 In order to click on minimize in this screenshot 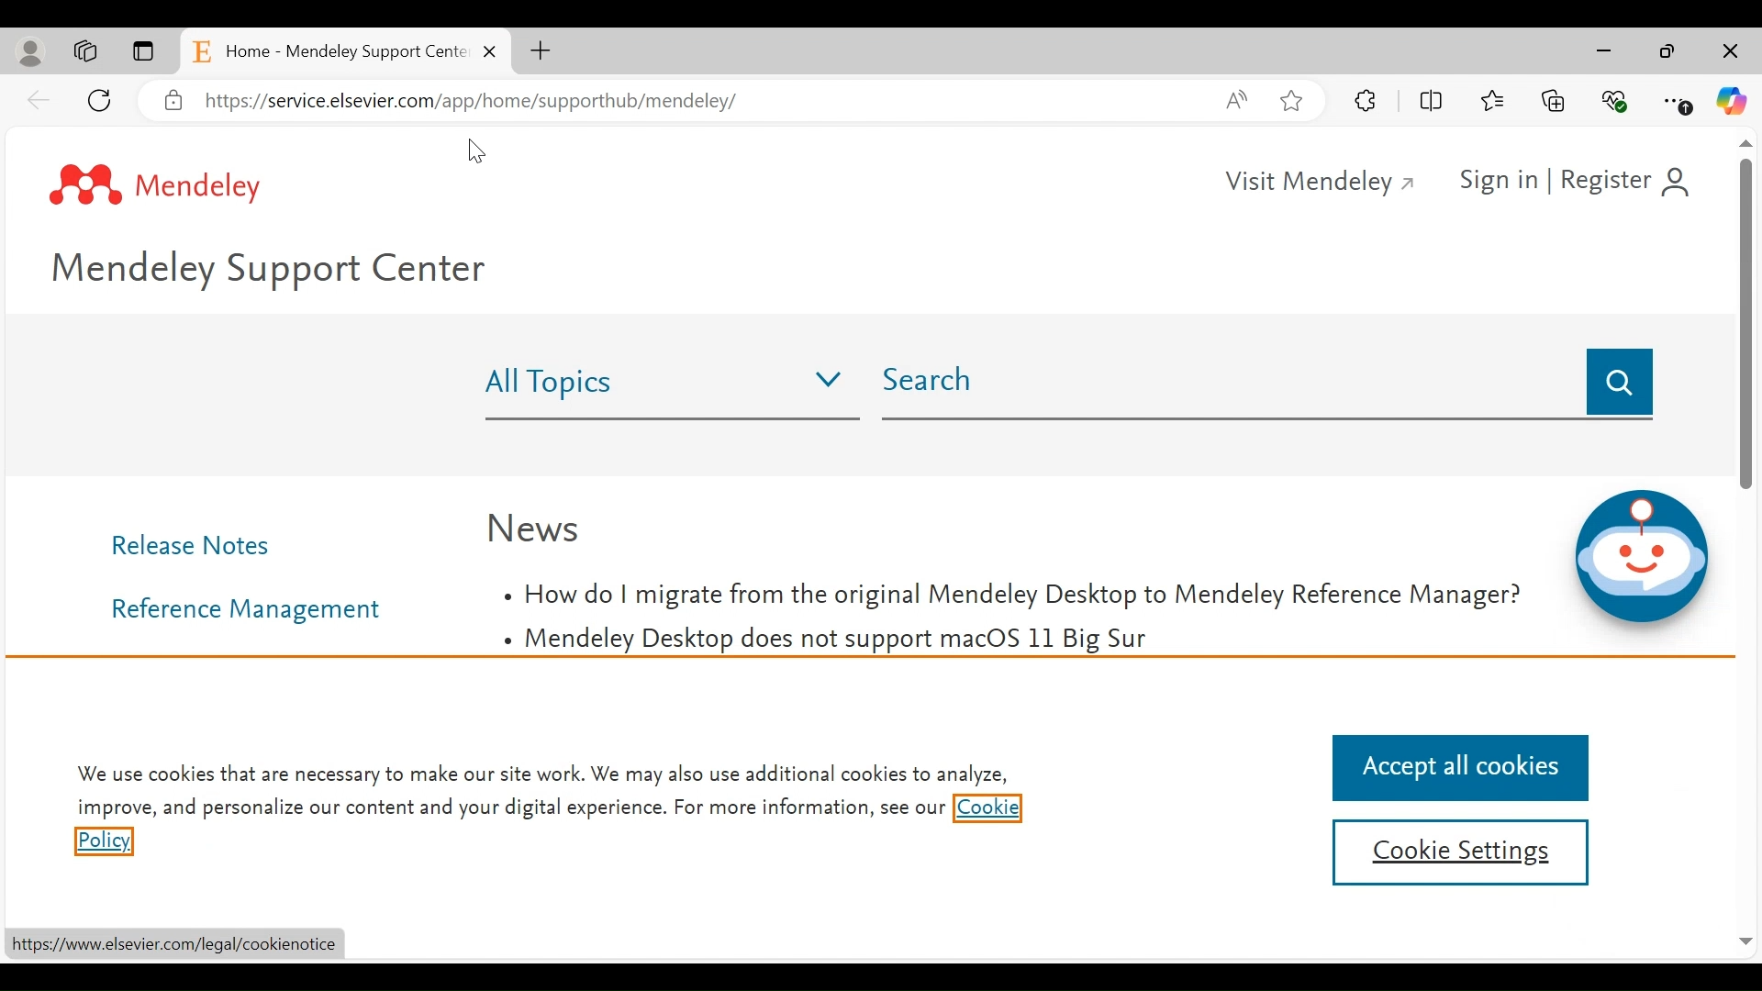, I will do `click(1606, 51)`.